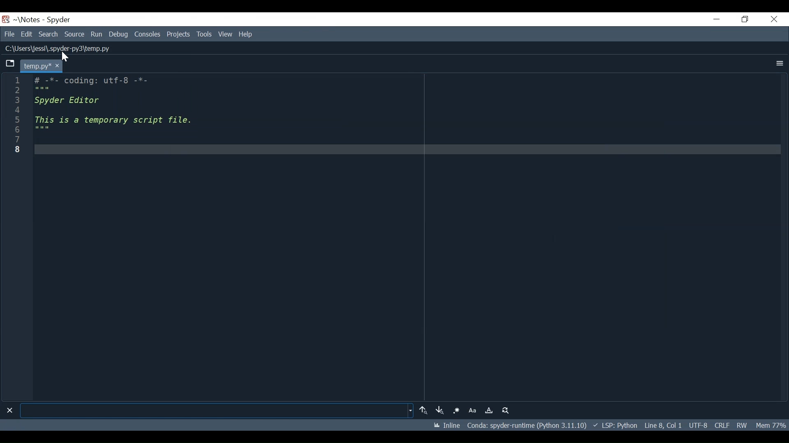  What do you see at coordinates (441, 410) in the screenshot?
I see `Find Next` at bounding box center [441, 410].